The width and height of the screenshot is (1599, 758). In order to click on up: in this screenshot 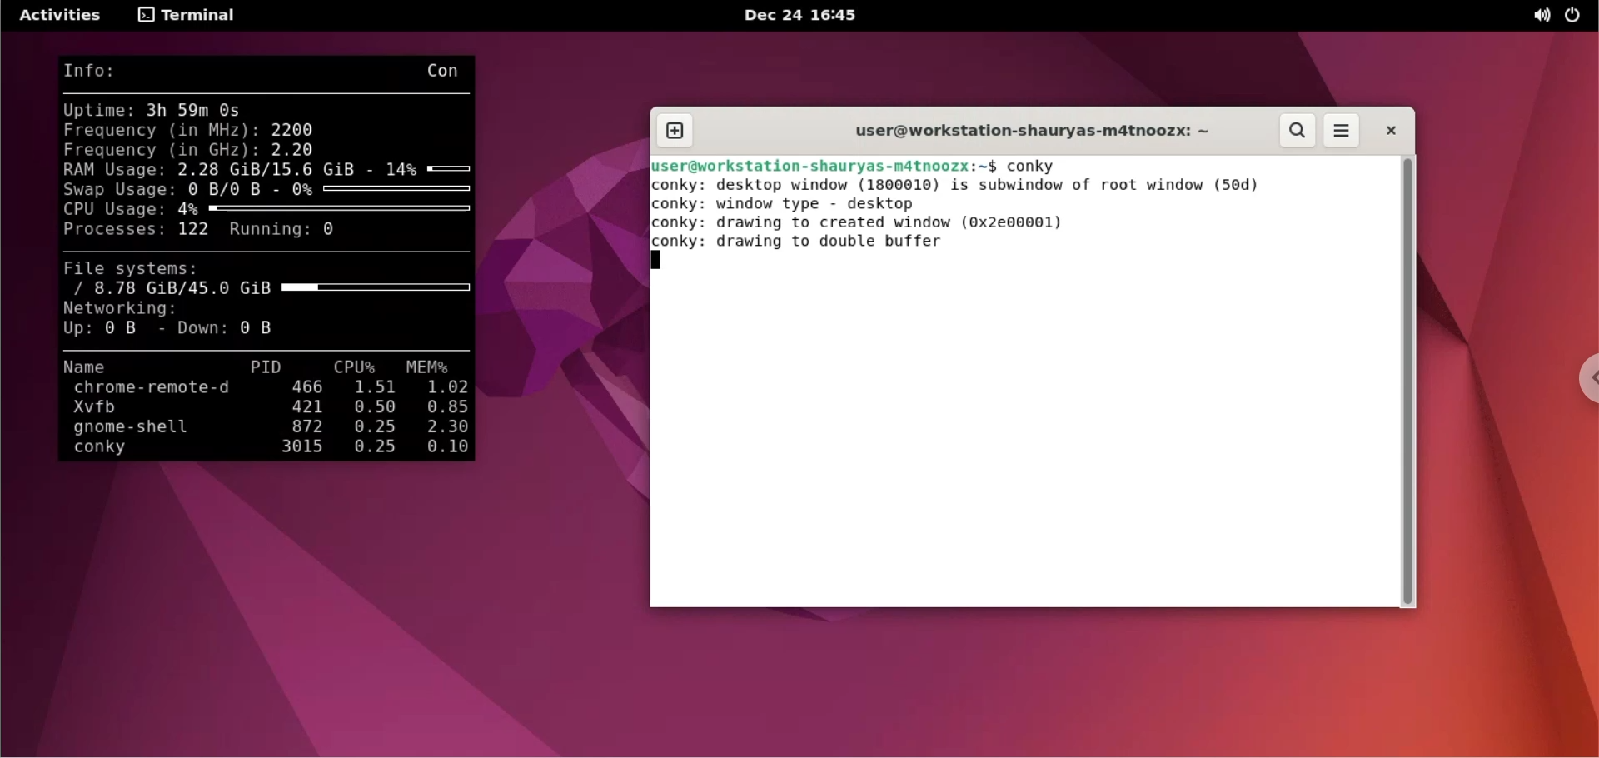, I will do `click(76, 331)`.